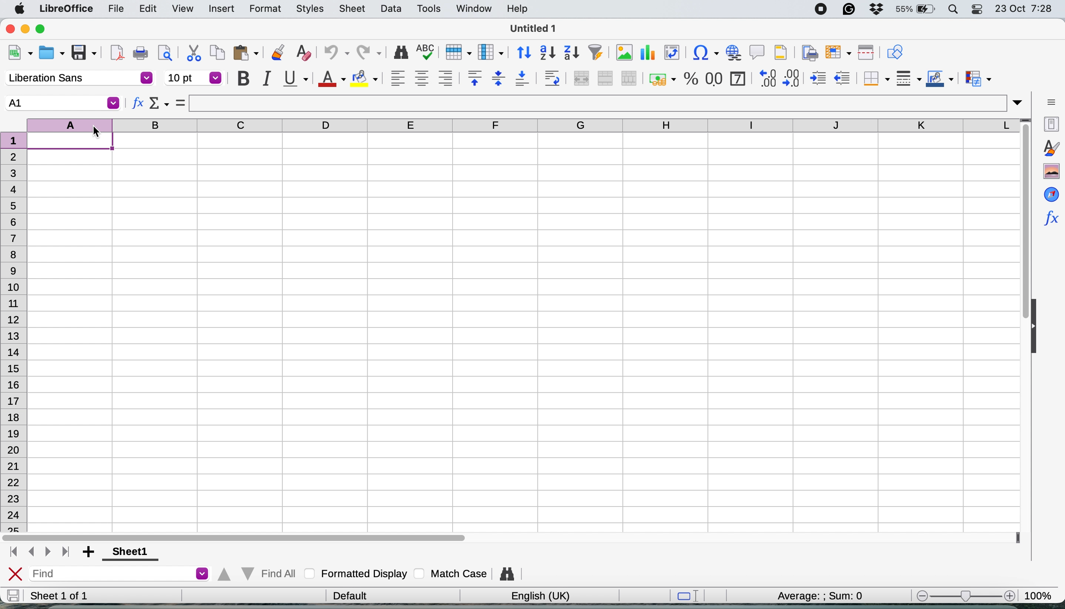 This screenshot has height=609, width=1065. I want to click on decrease indent, so click(843, 77).